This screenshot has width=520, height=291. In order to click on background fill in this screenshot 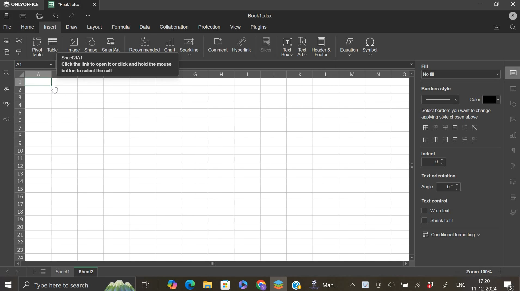, I will do `click(461, 74)`.